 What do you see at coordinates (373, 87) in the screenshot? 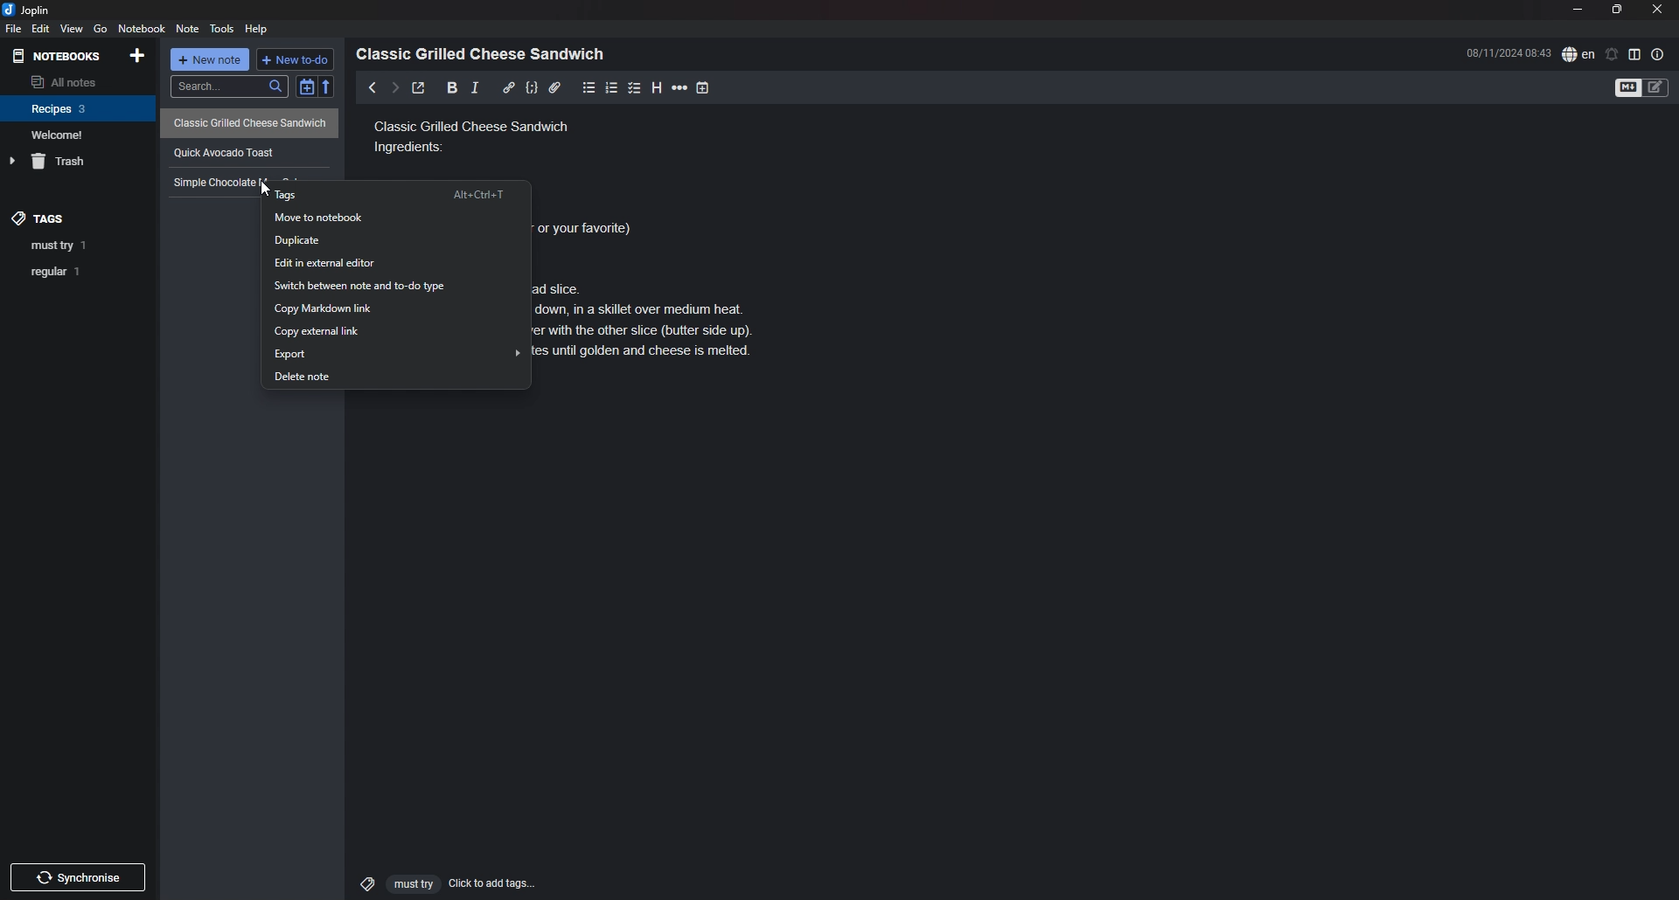
I see `previous` at bounding box center [373, 87].